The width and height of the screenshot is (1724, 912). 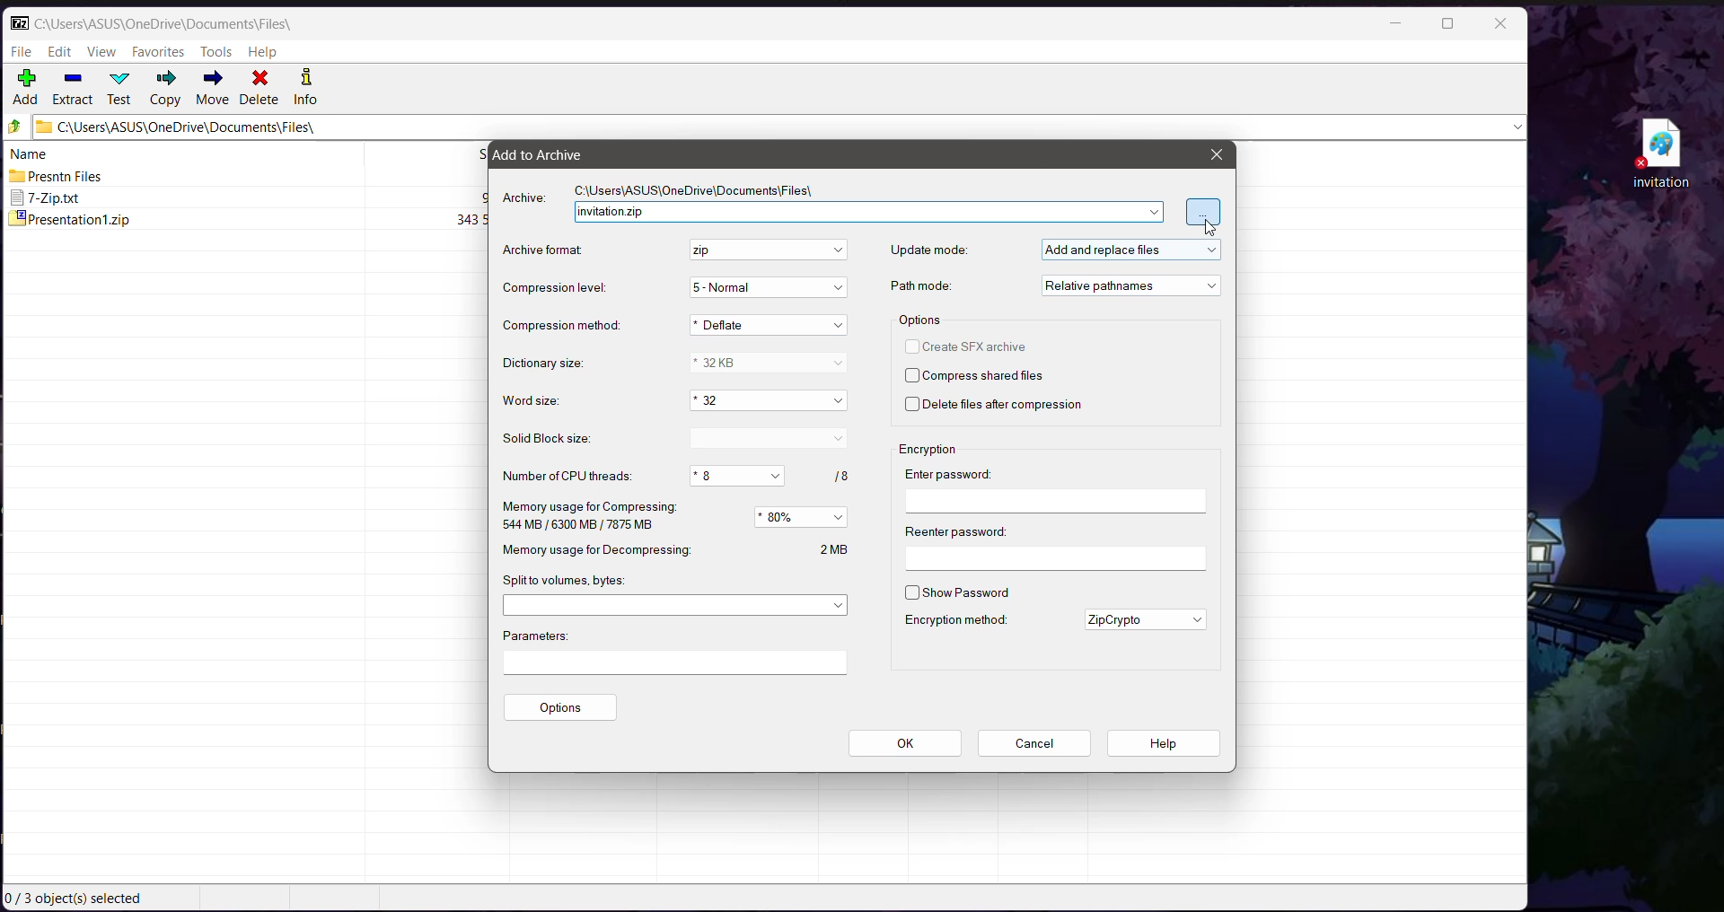 What do you see at coordinates (159, 53) in the screenshot?
I see `Favorites` at bounding box center [159, 53].